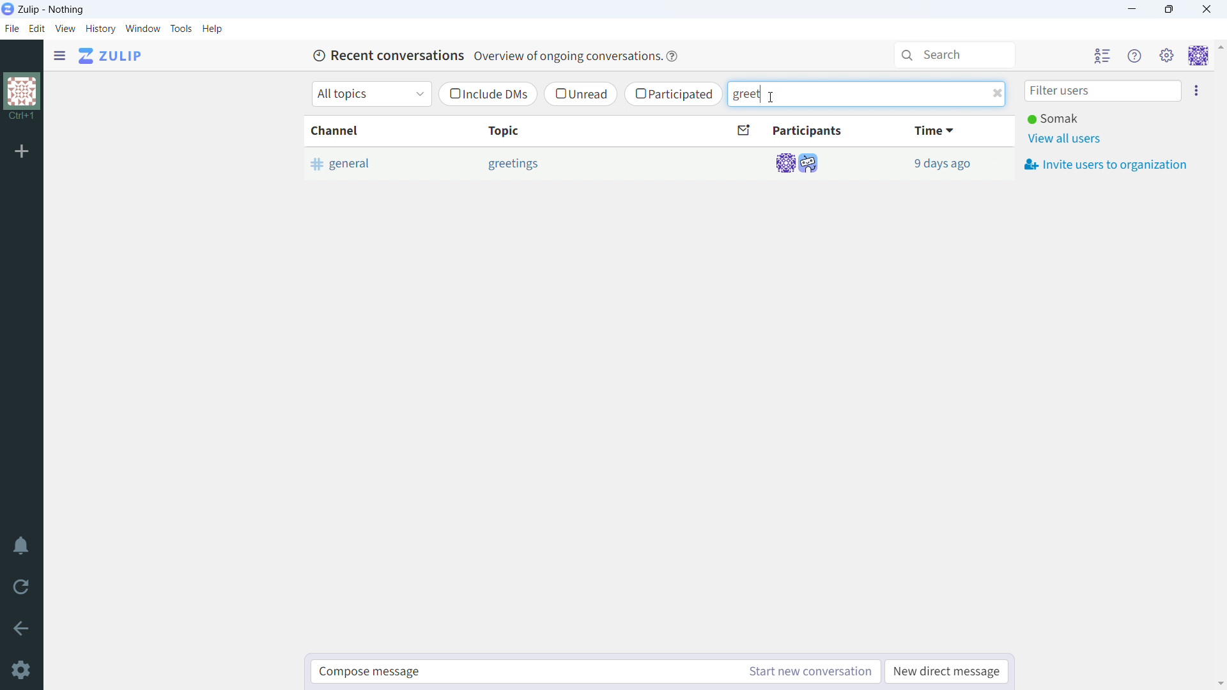  I want to click on maximize, so click(1169, 9).